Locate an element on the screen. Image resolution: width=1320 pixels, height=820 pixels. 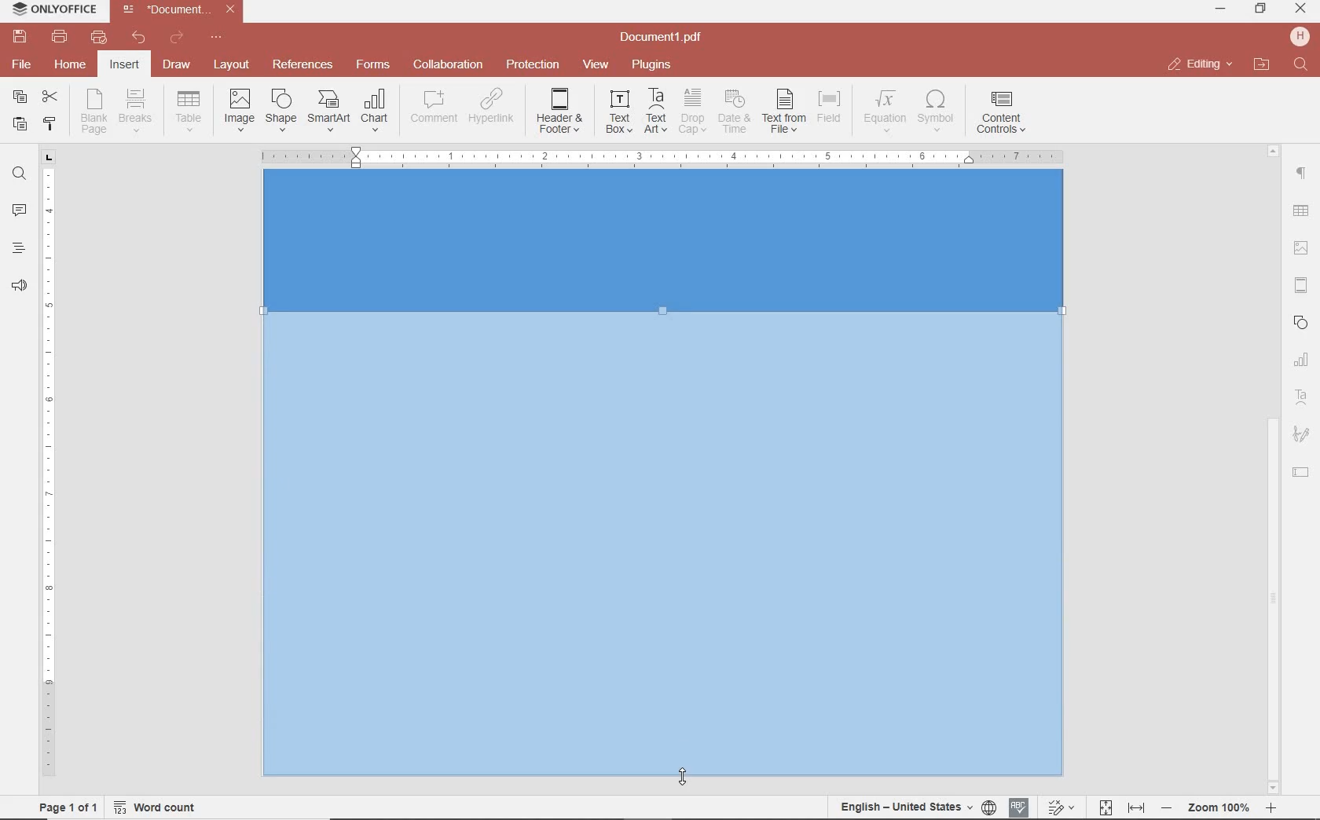
hp is located at coordinates (1303, 36).